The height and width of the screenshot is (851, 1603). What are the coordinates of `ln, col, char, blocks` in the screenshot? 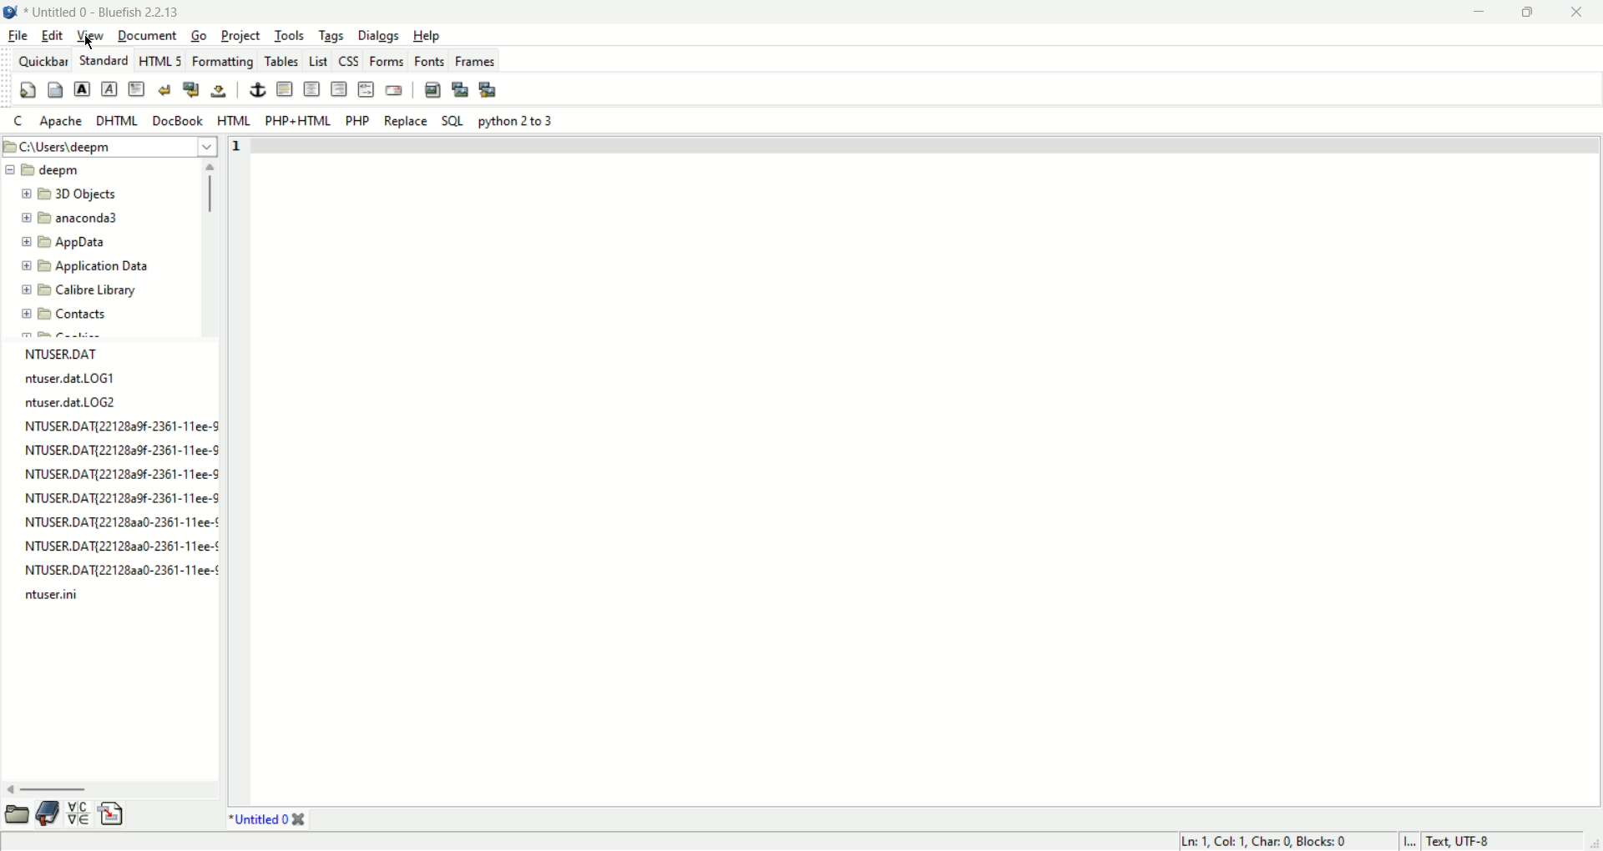 It's located at (1266, 842).